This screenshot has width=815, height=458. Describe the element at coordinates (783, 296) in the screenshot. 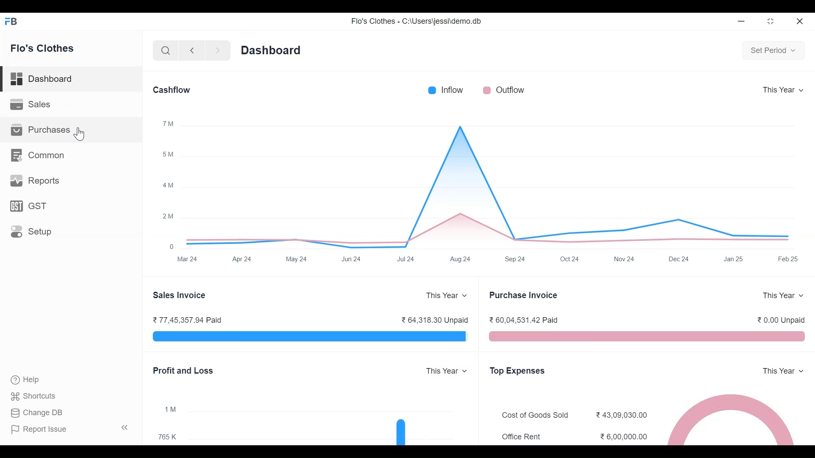

I see `This Year` at that location.